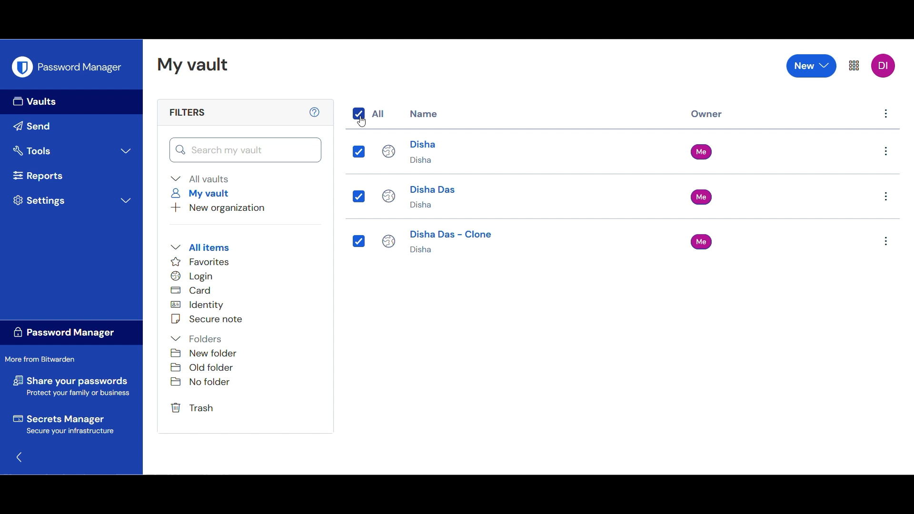 The width and height of the screenshot is (914, 514). What do you see at coordinates (887, 116) in the screenshot?
I see `Settings for each item respectively` at bounding box center [887, 116].